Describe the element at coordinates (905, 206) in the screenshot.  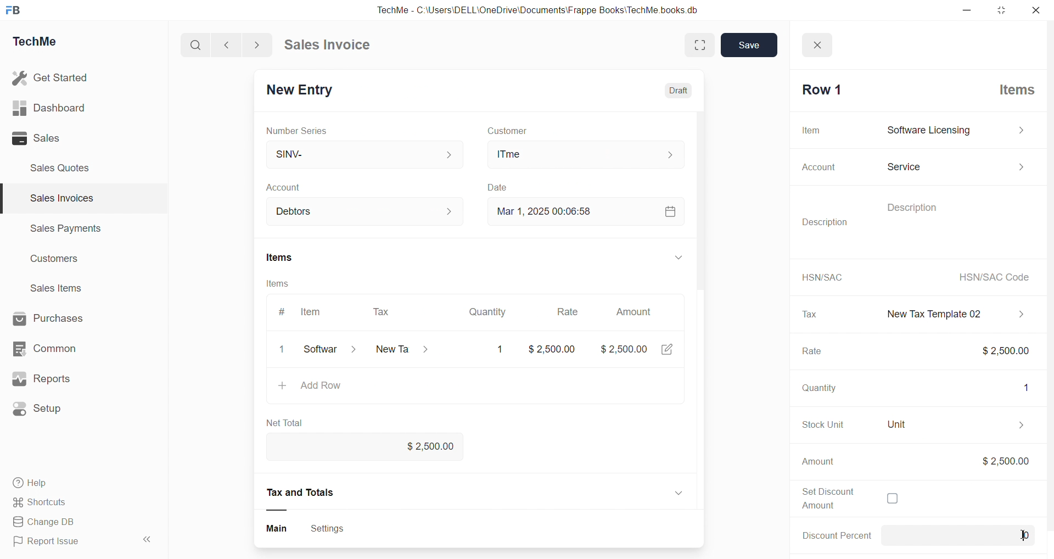
I see `Description` at that location.